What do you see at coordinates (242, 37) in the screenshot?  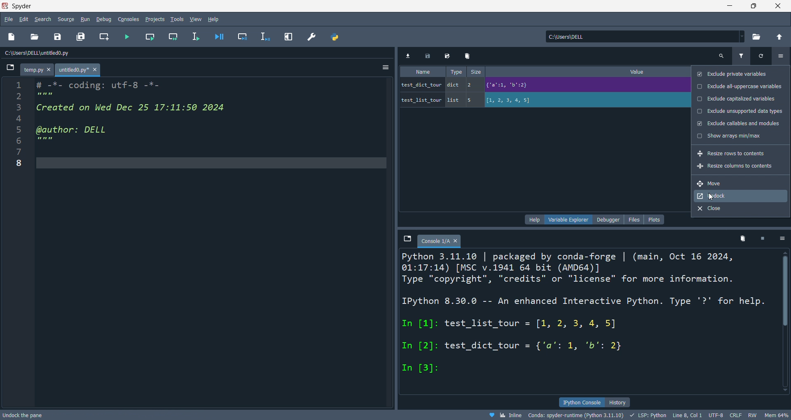 I see `debug cell` at bounding box center [242, 37].